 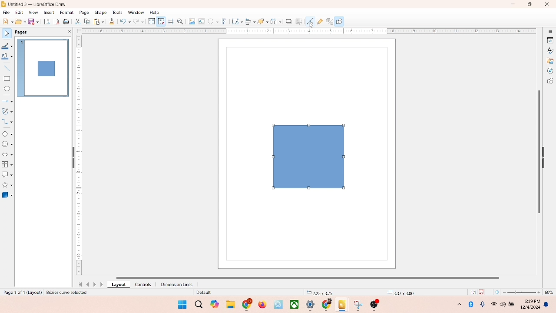 I want to click on redo, so click(x=140, y=22).